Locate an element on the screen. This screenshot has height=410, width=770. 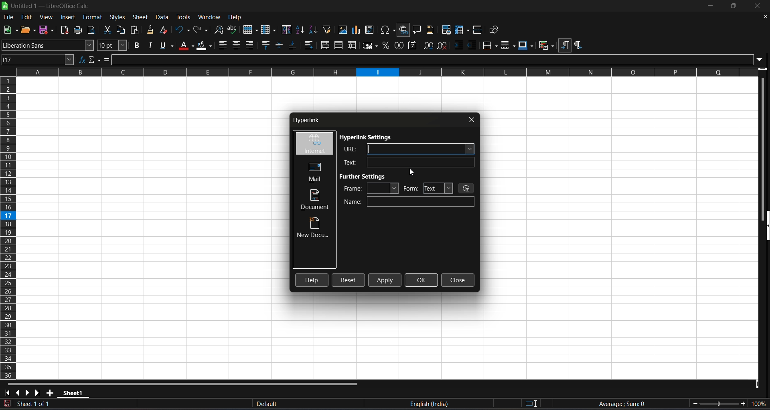
font color is located at coordinates (186, 45).